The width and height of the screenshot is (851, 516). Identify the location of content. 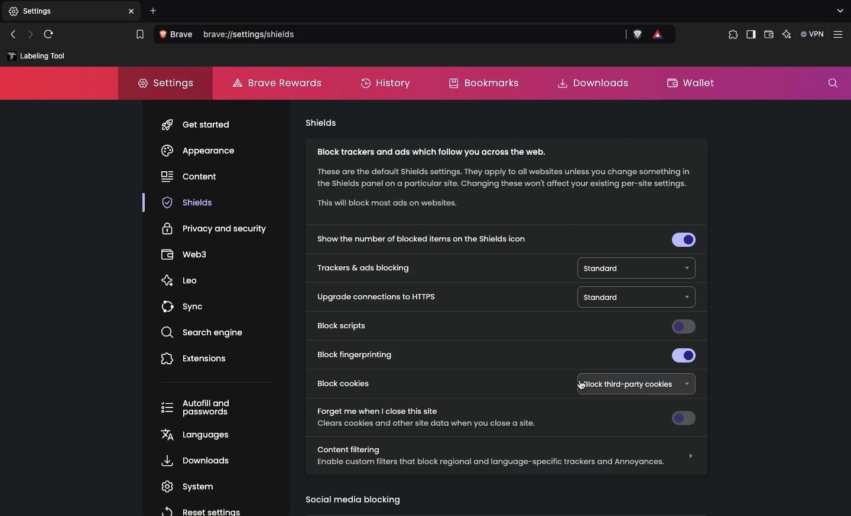
(190, 178).